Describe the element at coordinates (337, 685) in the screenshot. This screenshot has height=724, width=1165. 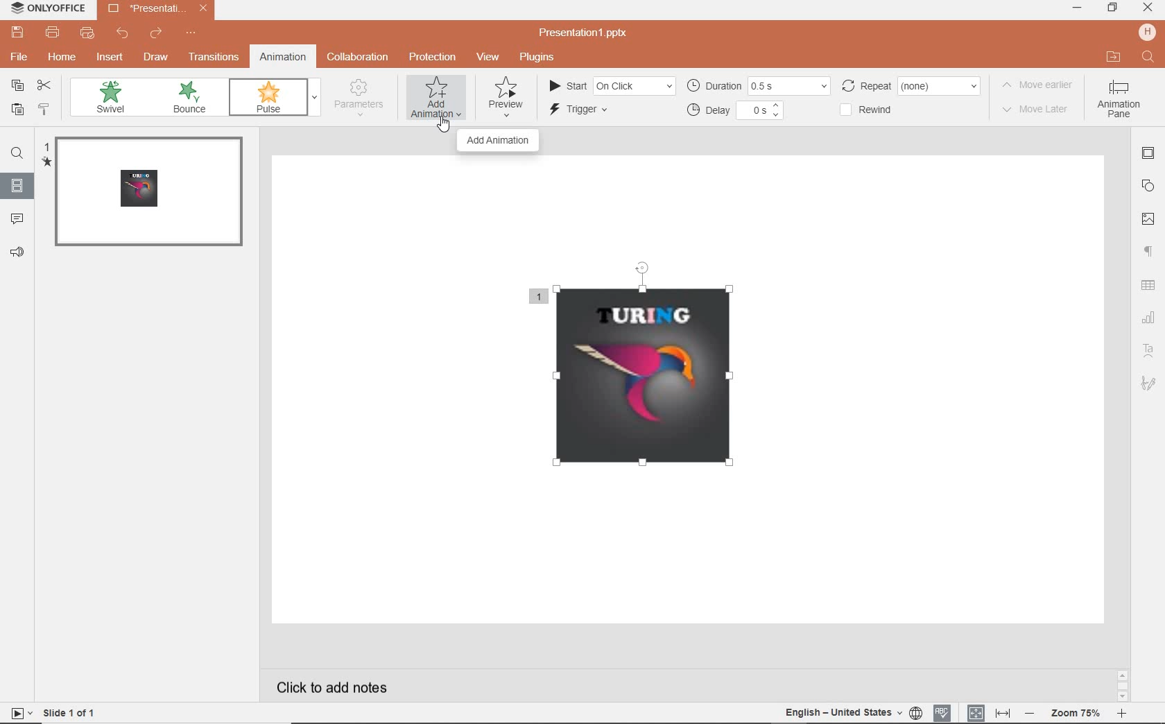
I see `click to add notes` at that location.